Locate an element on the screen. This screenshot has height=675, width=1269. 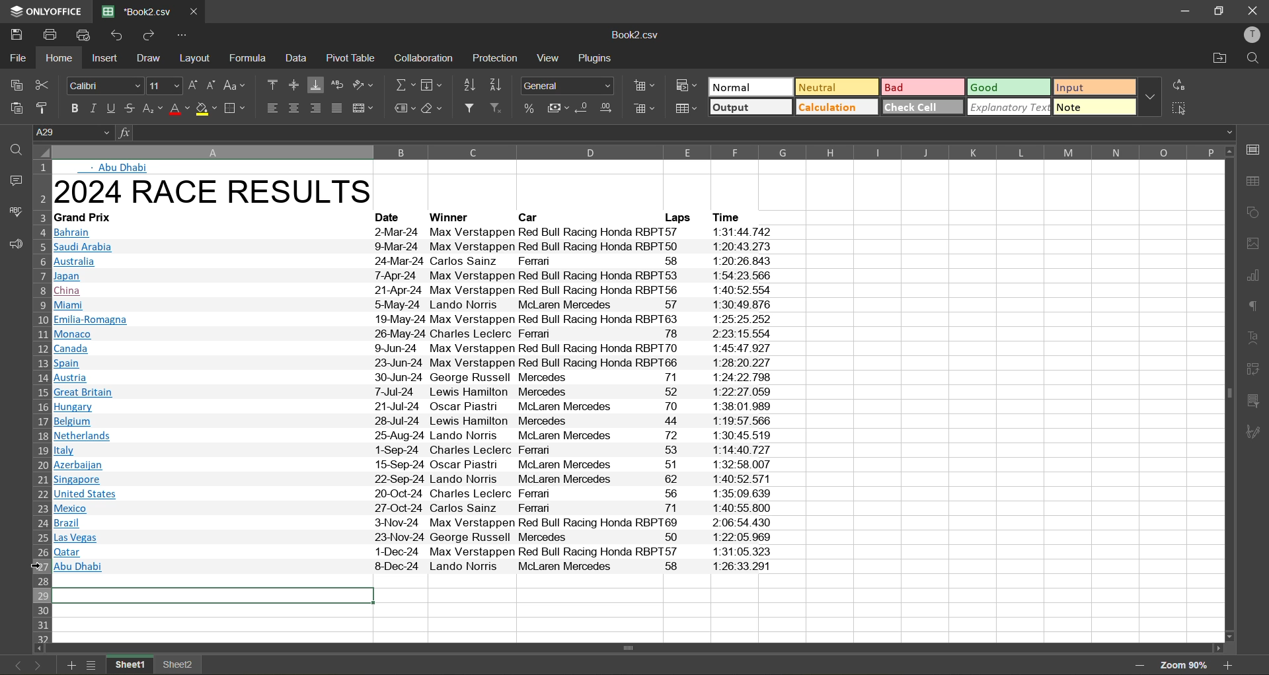
explanatory text is located at coordinates (1011, 108).